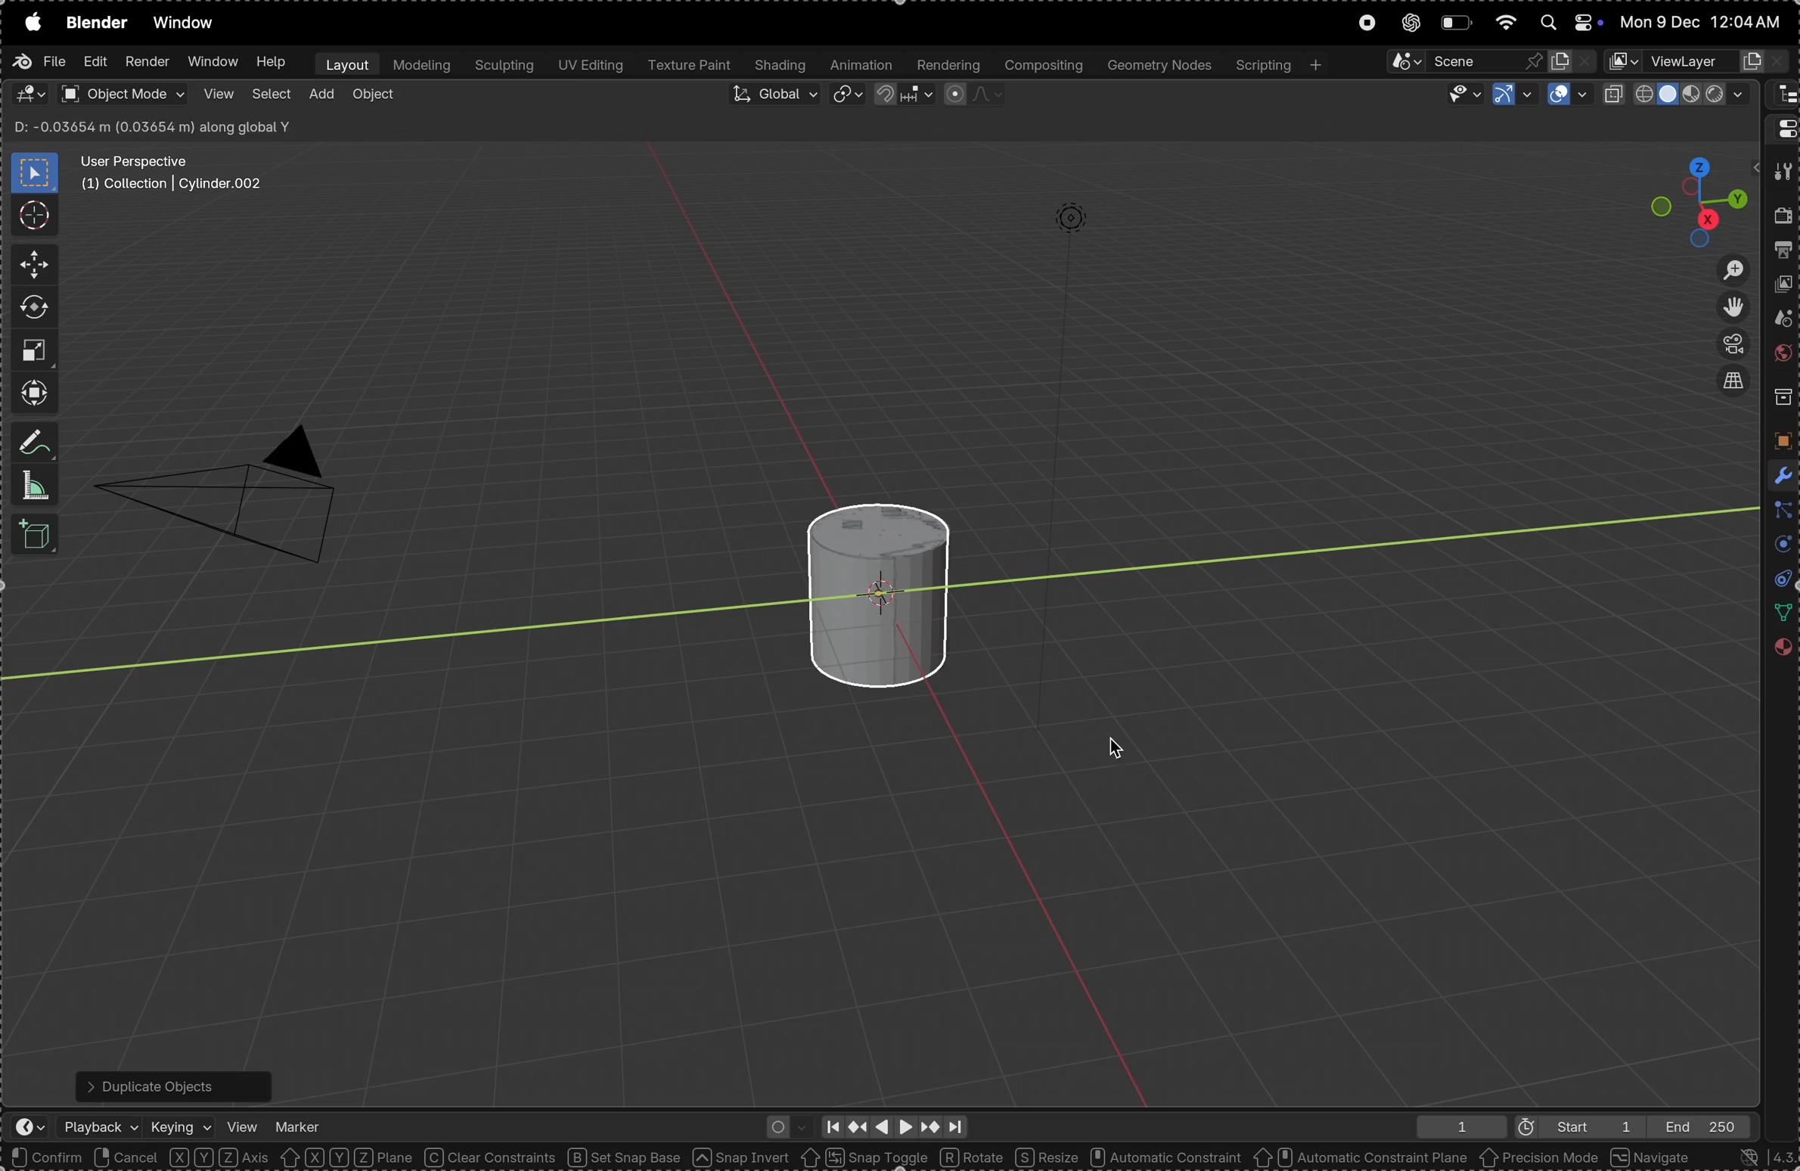 Image resolution: width=1800 pixels, height=1171 pixels. Describe the element at coordinates (29, 266) in the screenshot. I see `move` at that location.